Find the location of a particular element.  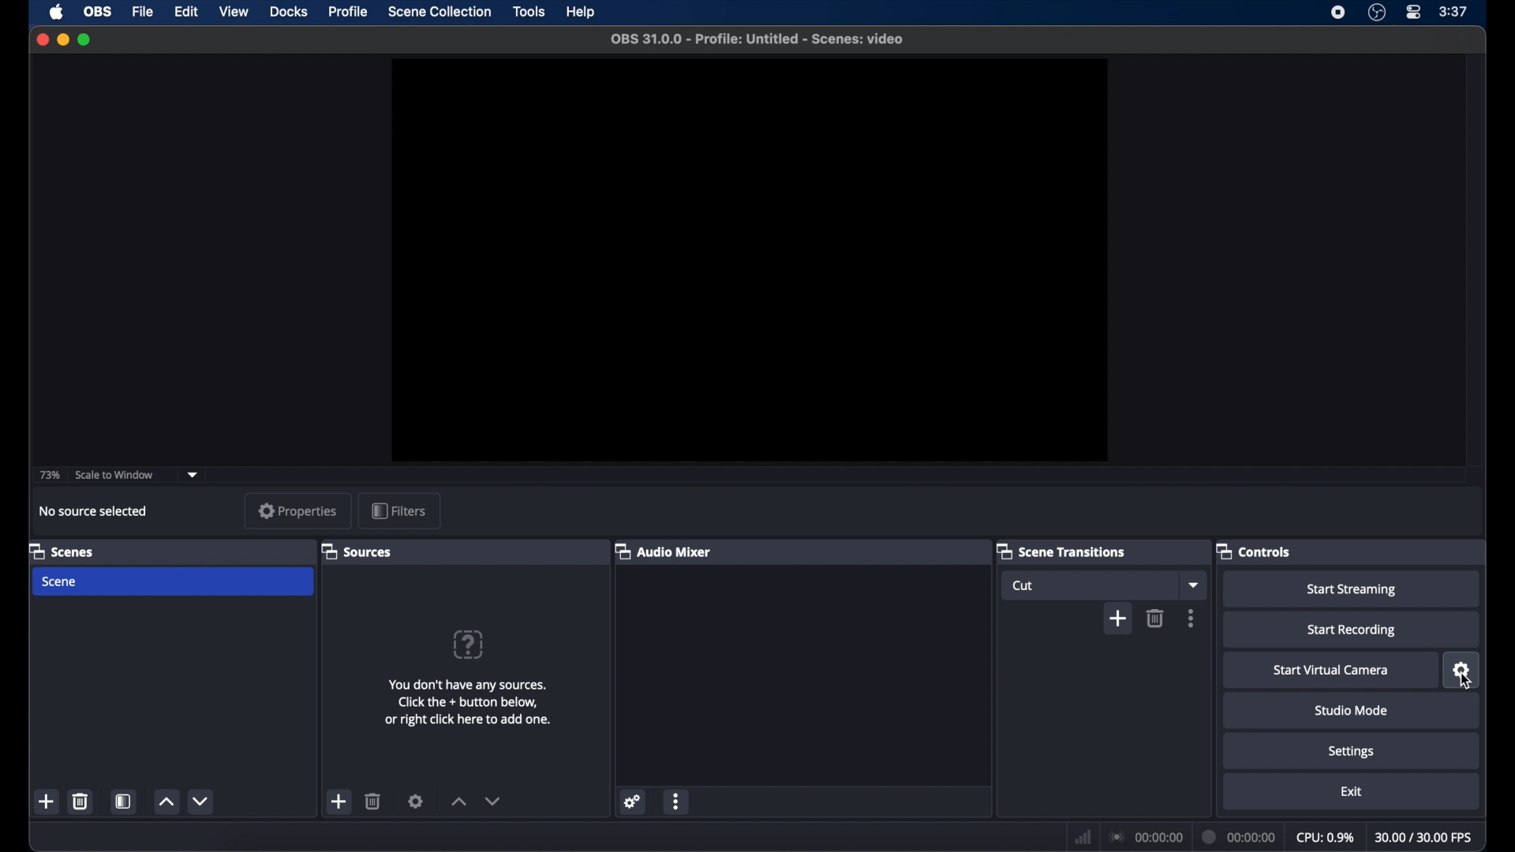

more options is located at coordinates (676, 801).